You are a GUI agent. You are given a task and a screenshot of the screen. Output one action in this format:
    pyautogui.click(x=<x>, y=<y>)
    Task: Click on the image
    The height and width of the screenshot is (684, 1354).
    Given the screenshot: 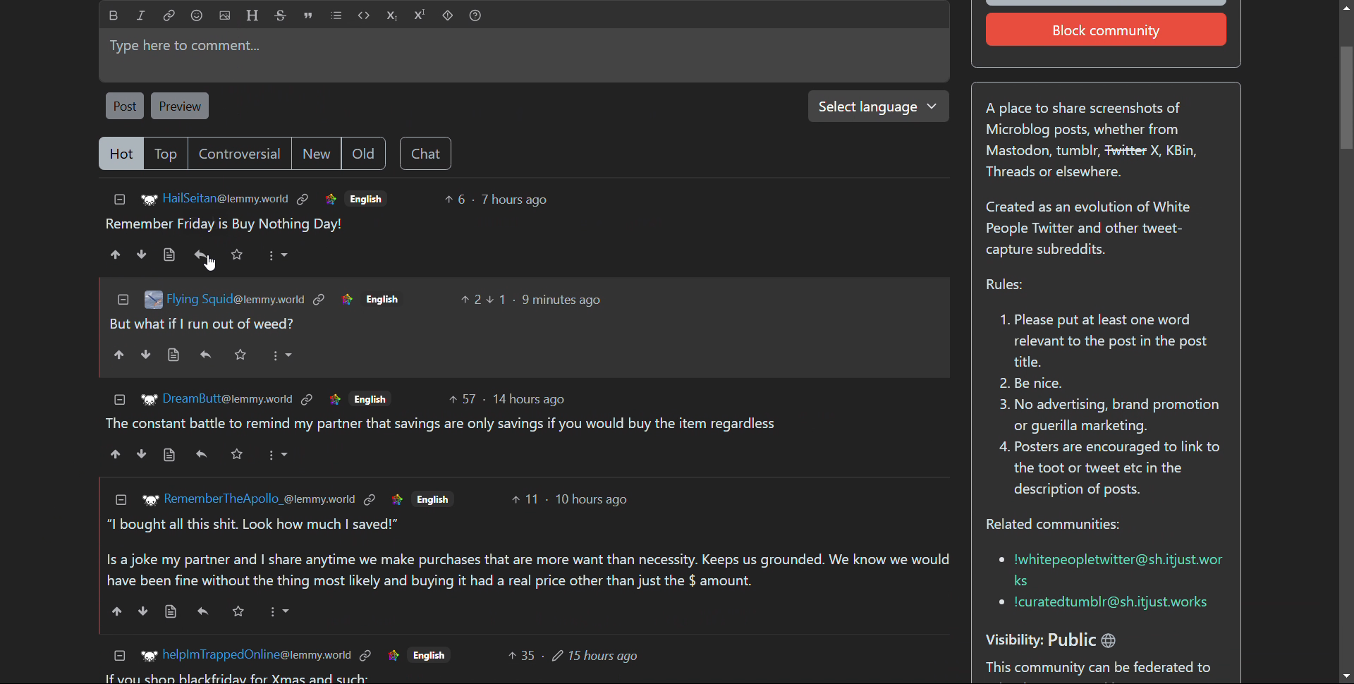 What is the action you would take?
    pyautogui.click(x=149, y=398)
    